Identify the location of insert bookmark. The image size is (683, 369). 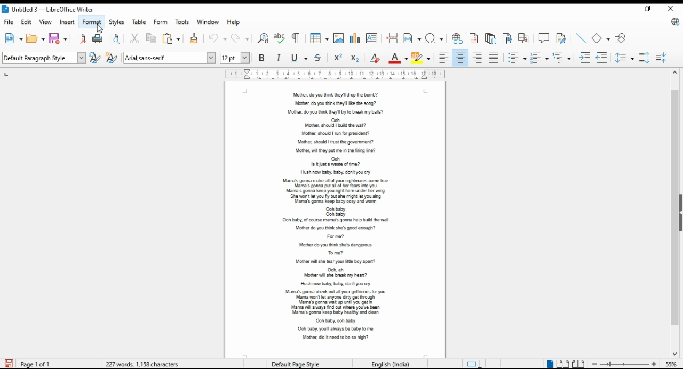
(507, 38).